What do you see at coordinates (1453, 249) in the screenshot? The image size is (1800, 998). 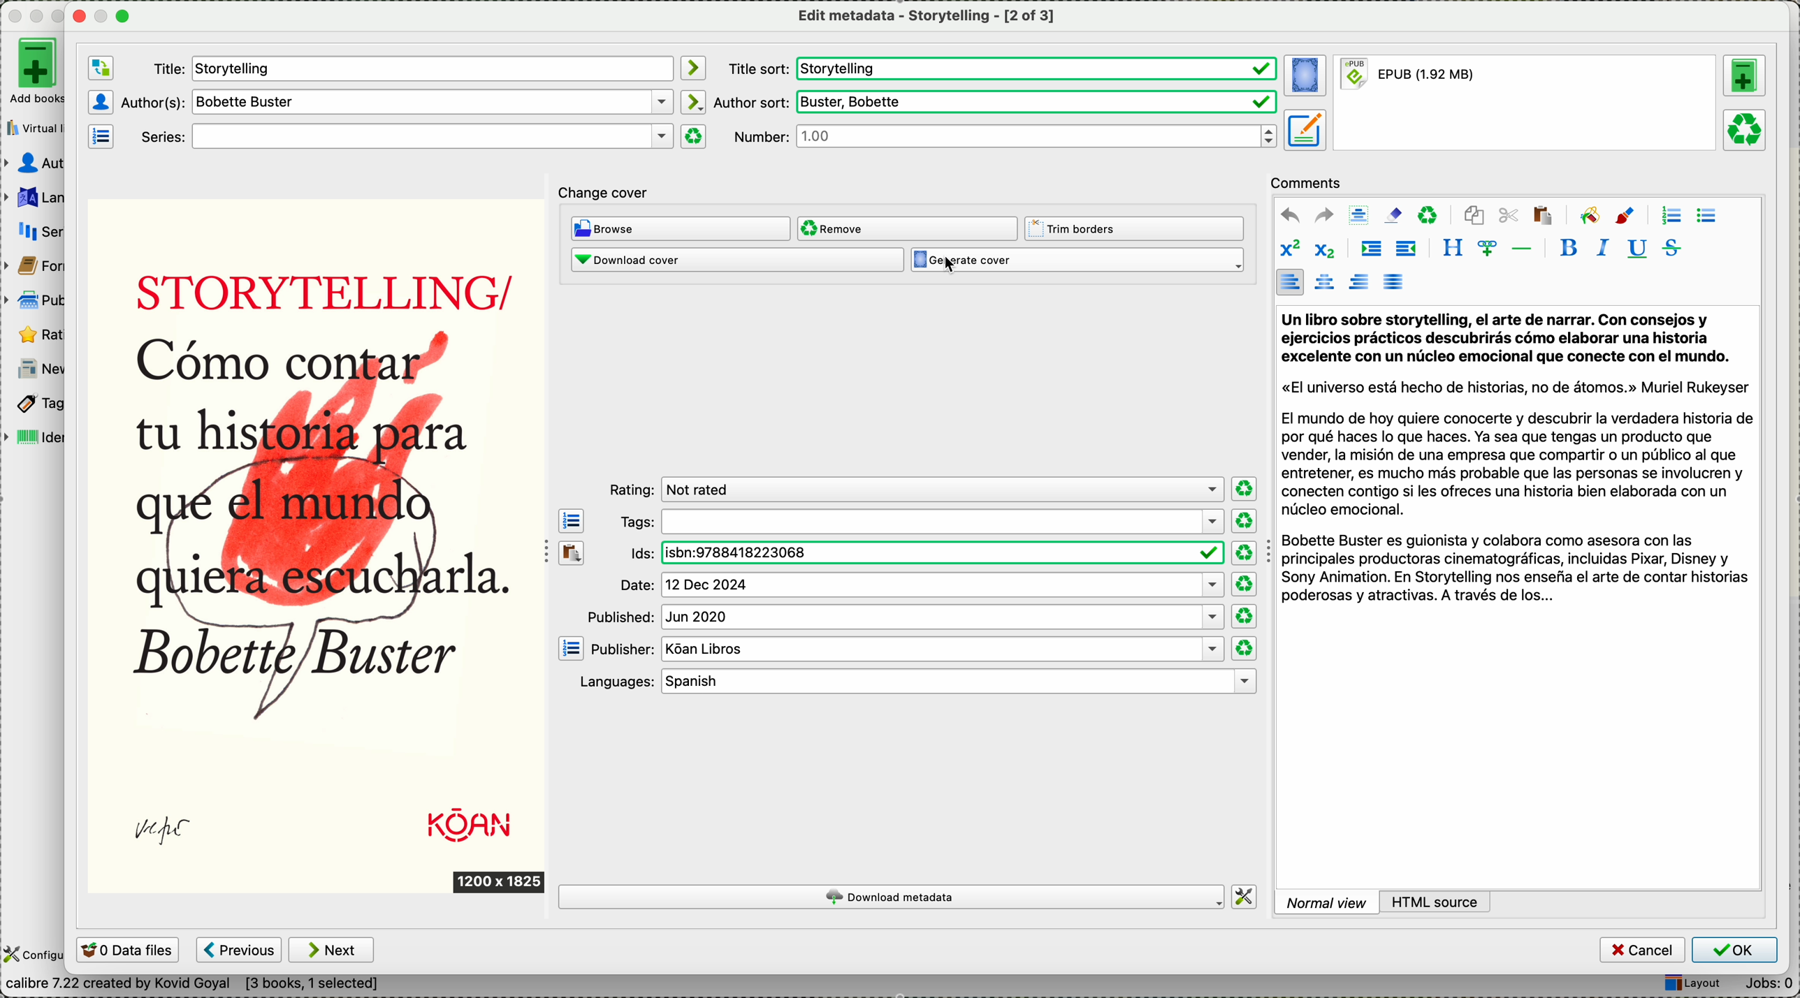 I see `headings` at bounding box center [1453, 249].